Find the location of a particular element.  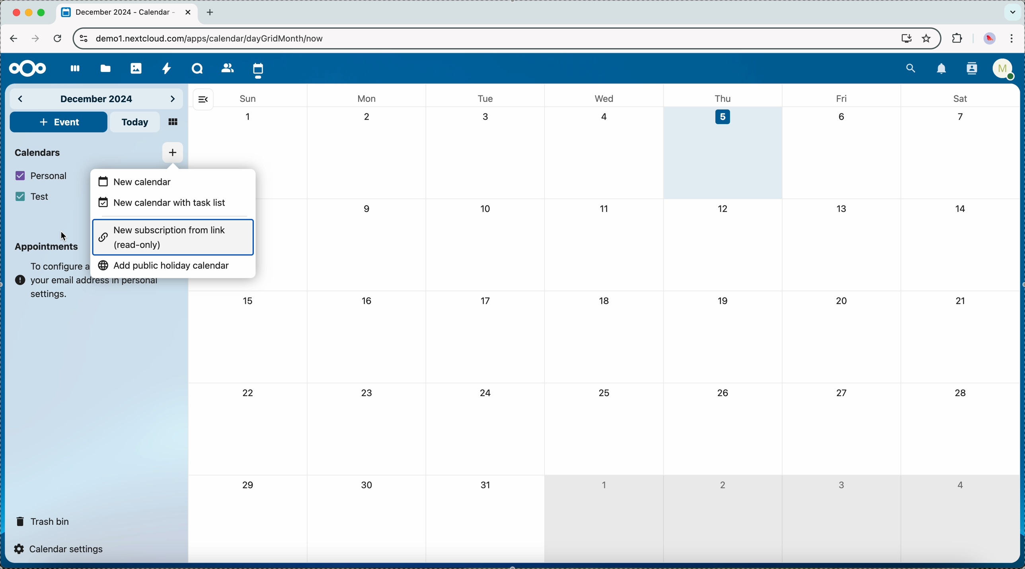

26 is located at coordinates (723, 392).